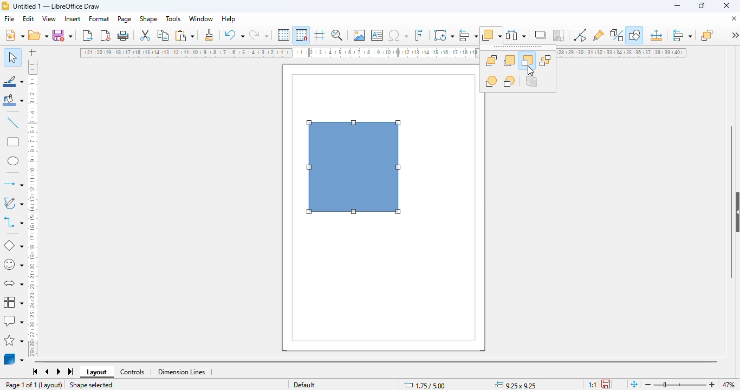  Describe the element at coordinates (51, 385) in the screenshot. I see `(layout)` at that location.